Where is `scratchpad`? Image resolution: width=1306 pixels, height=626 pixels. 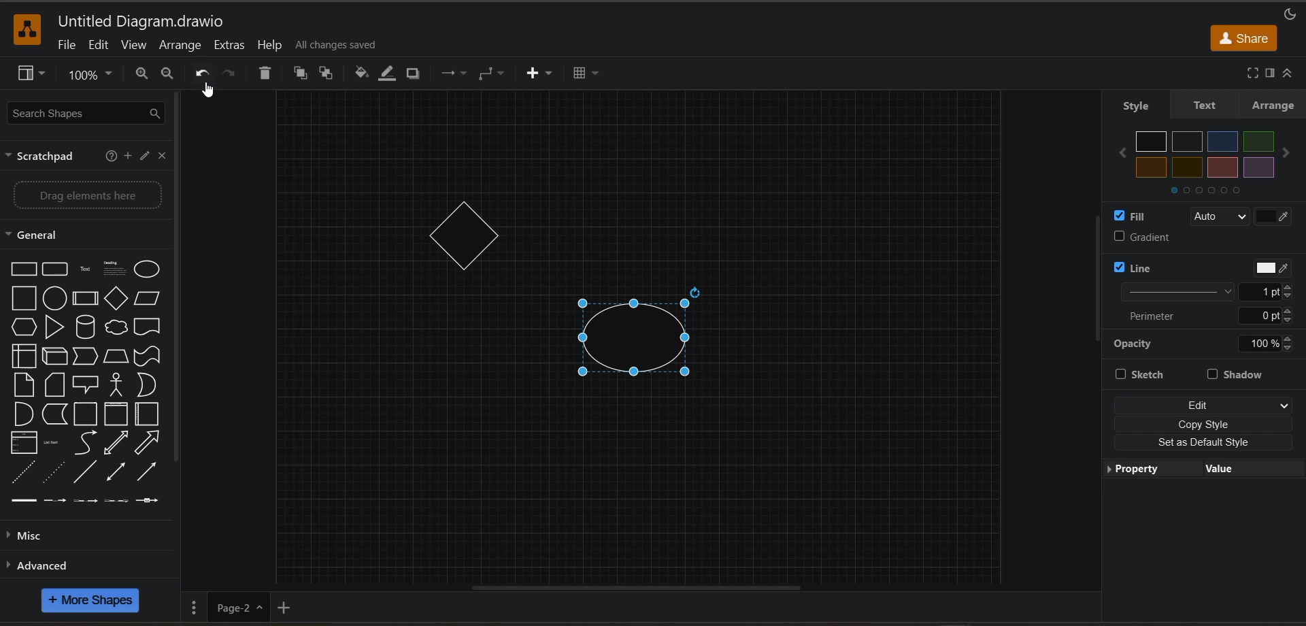 scratchpad is located at coordinates (39, 156).